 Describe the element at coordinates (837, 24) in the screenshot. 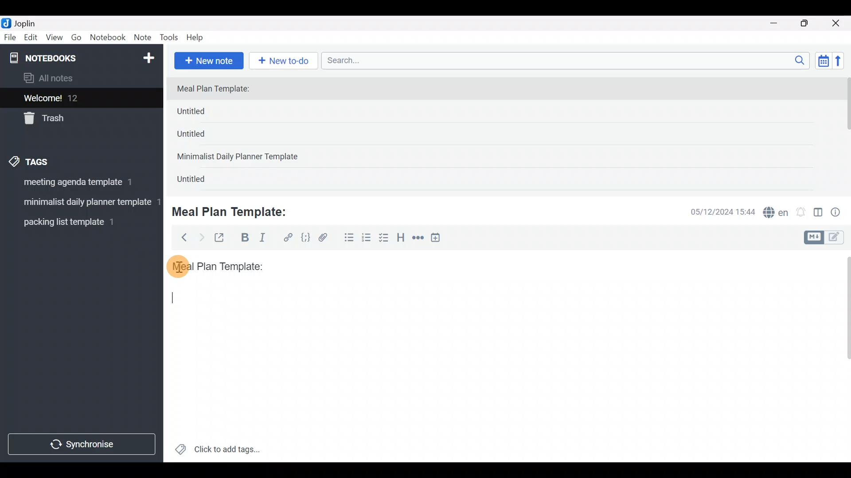

I see `Close` at that location.